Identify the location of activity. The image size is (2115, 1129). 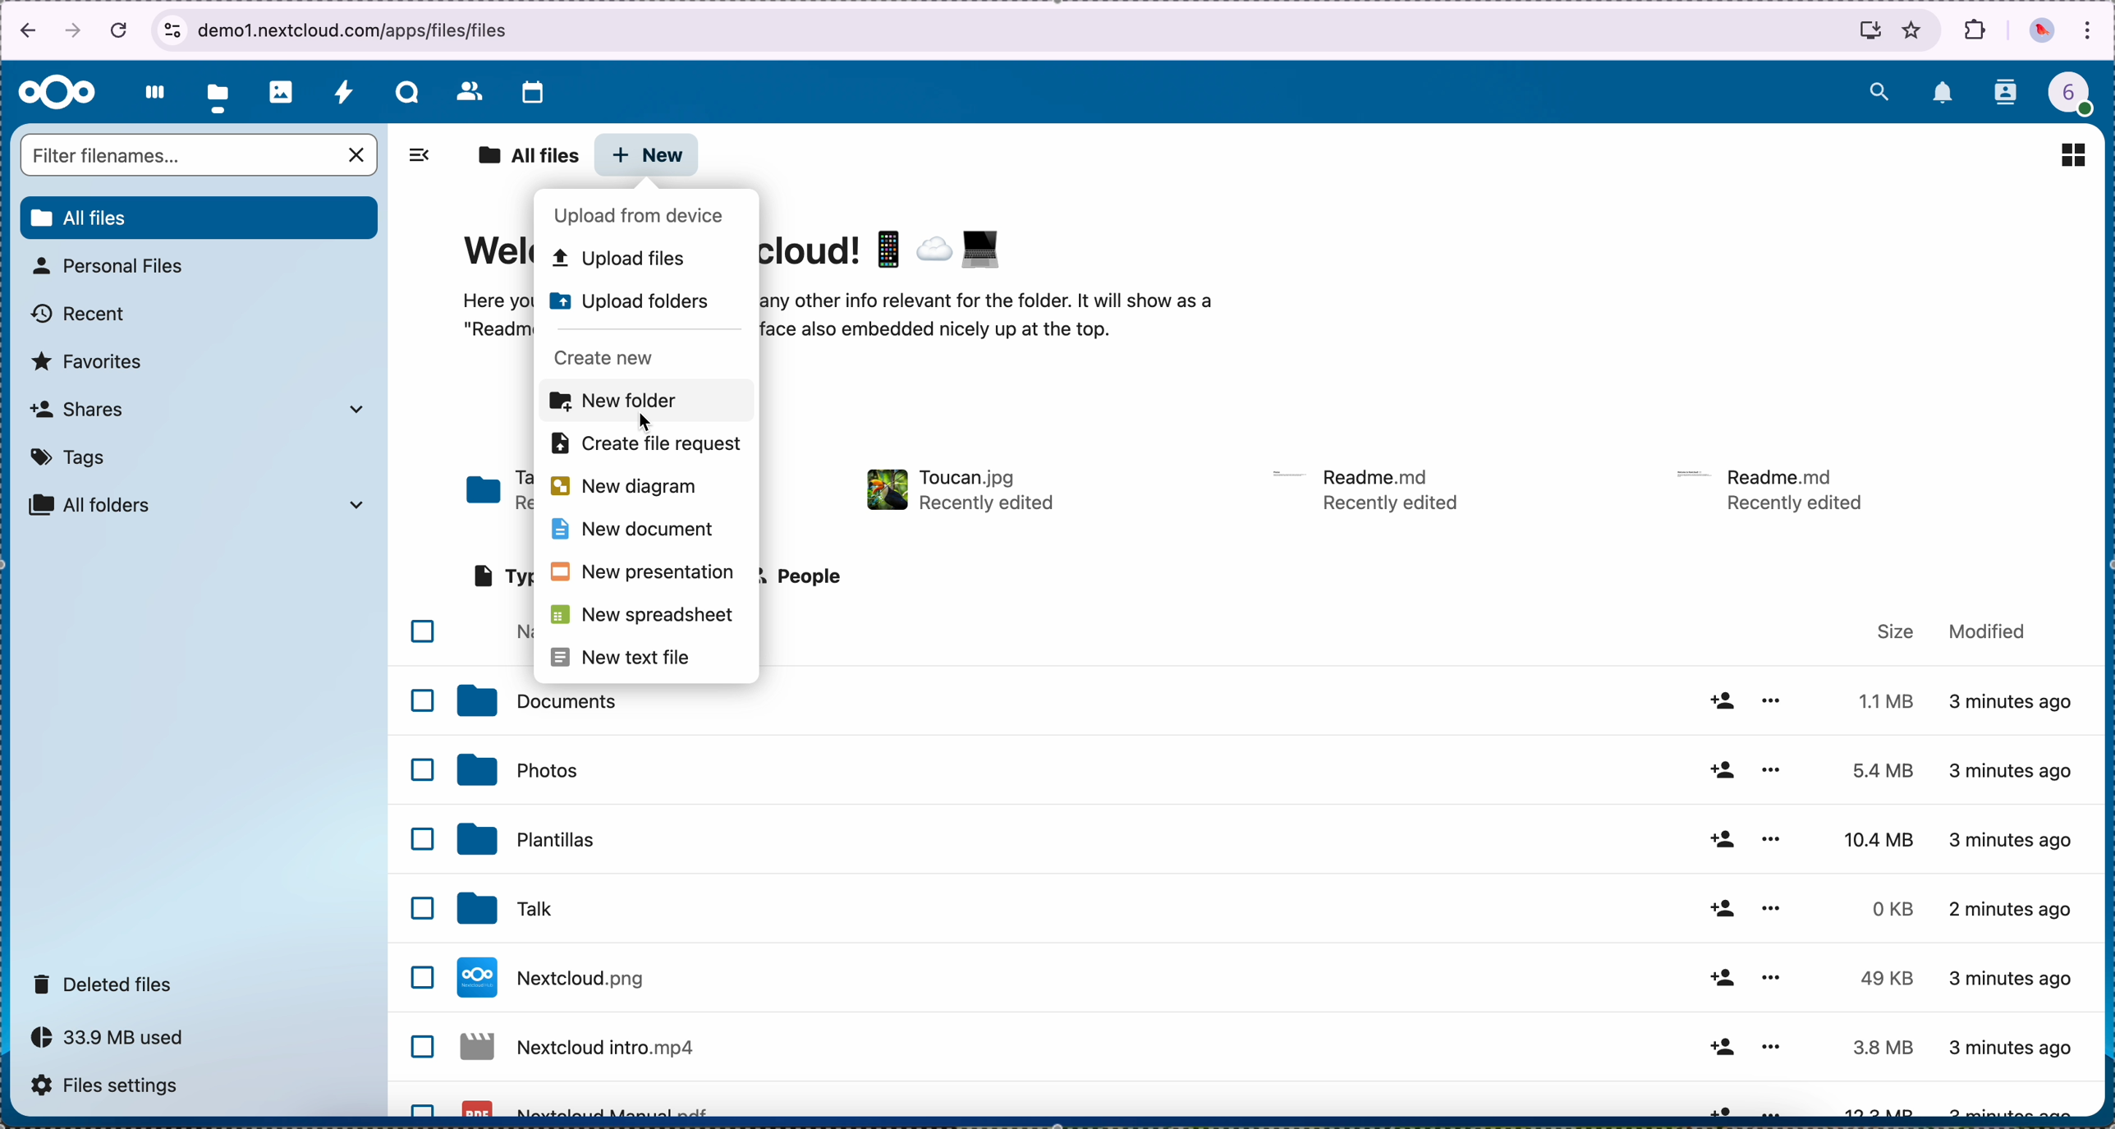
(343, 91).